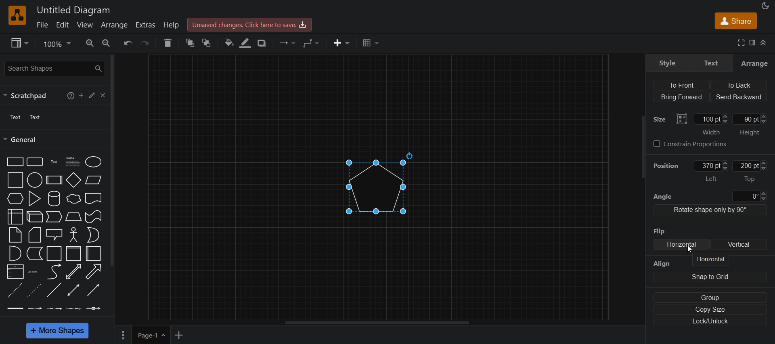  I want to click on vertical scroll bar, so click(642, 162).